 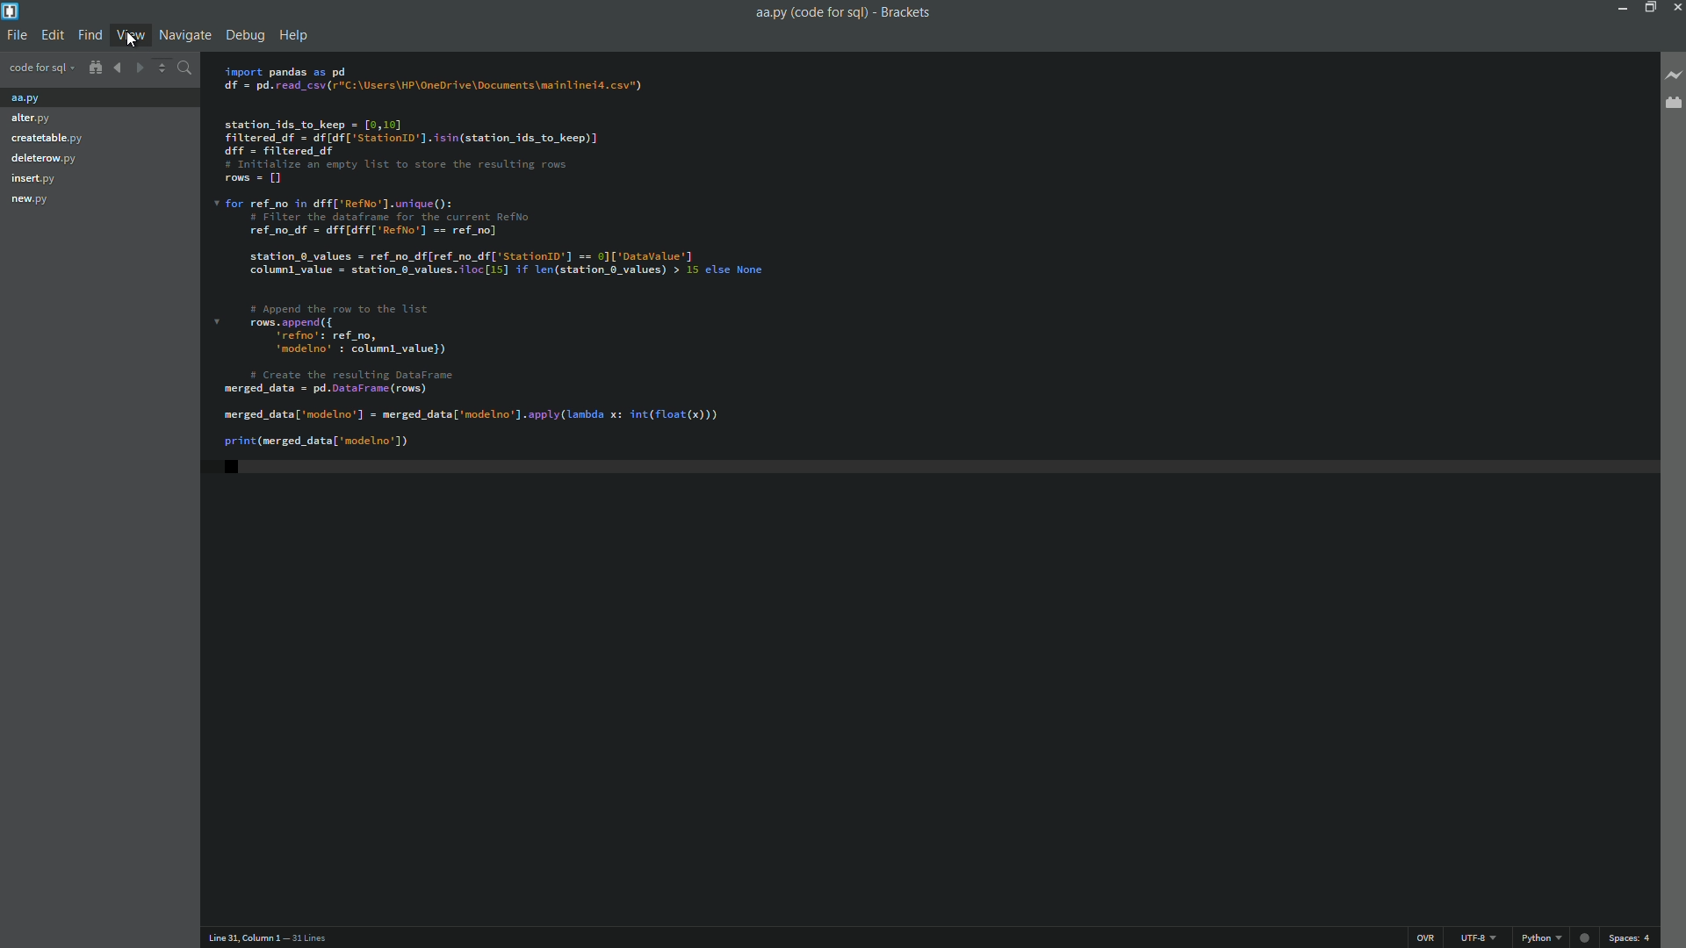 What do you see at coordinates (27, 202) in the screenshot?
I see `new.py` at bounding box center [27, 202].